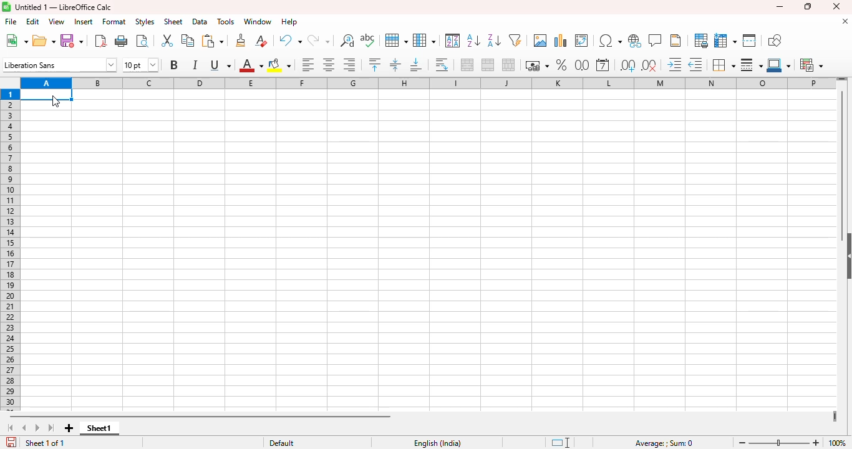 This screenshot has width=852, height=449. Describe the element at coordinates (750, 41) in the screenshot. I see `split window` at that location.